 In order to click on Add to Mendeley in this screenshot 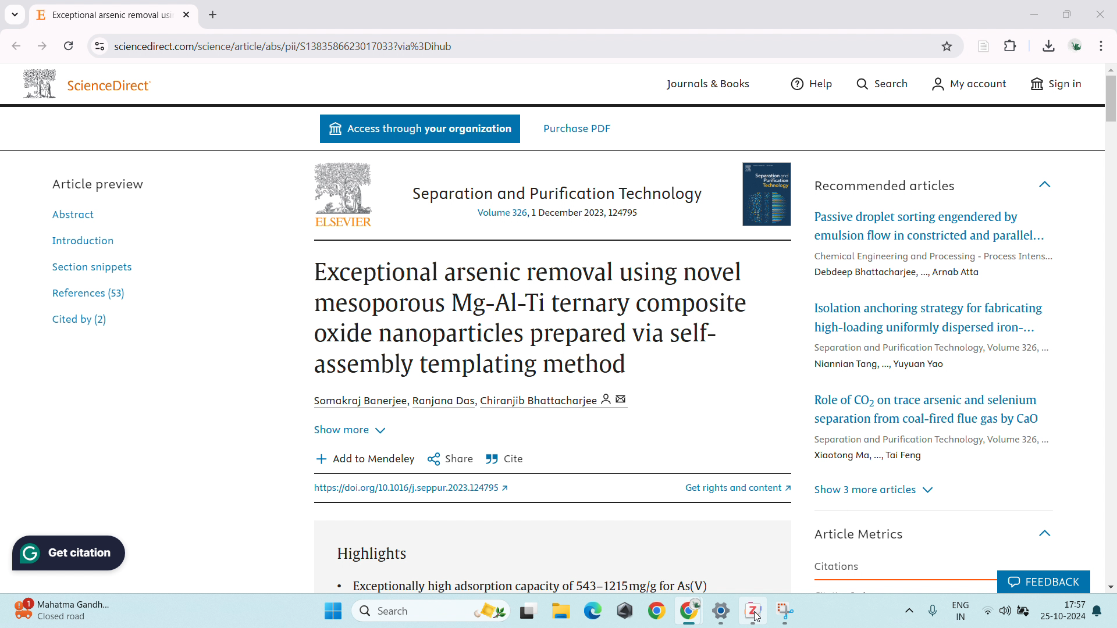, I will do `click(365, 458)`.